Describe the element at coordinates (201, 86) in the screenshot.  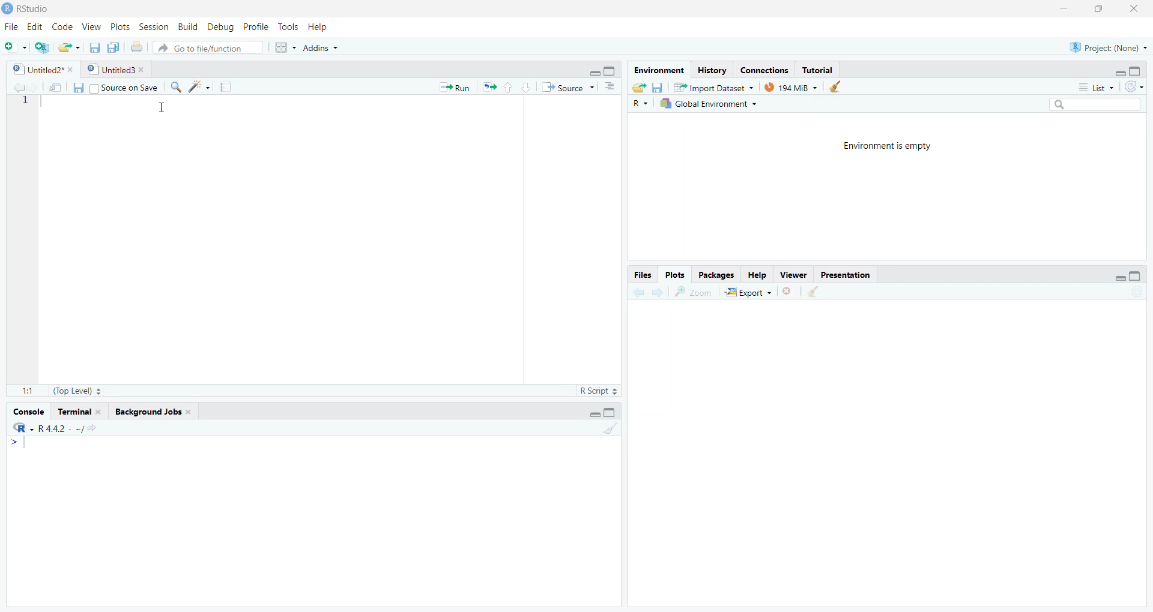
I see `code tools` at that location.